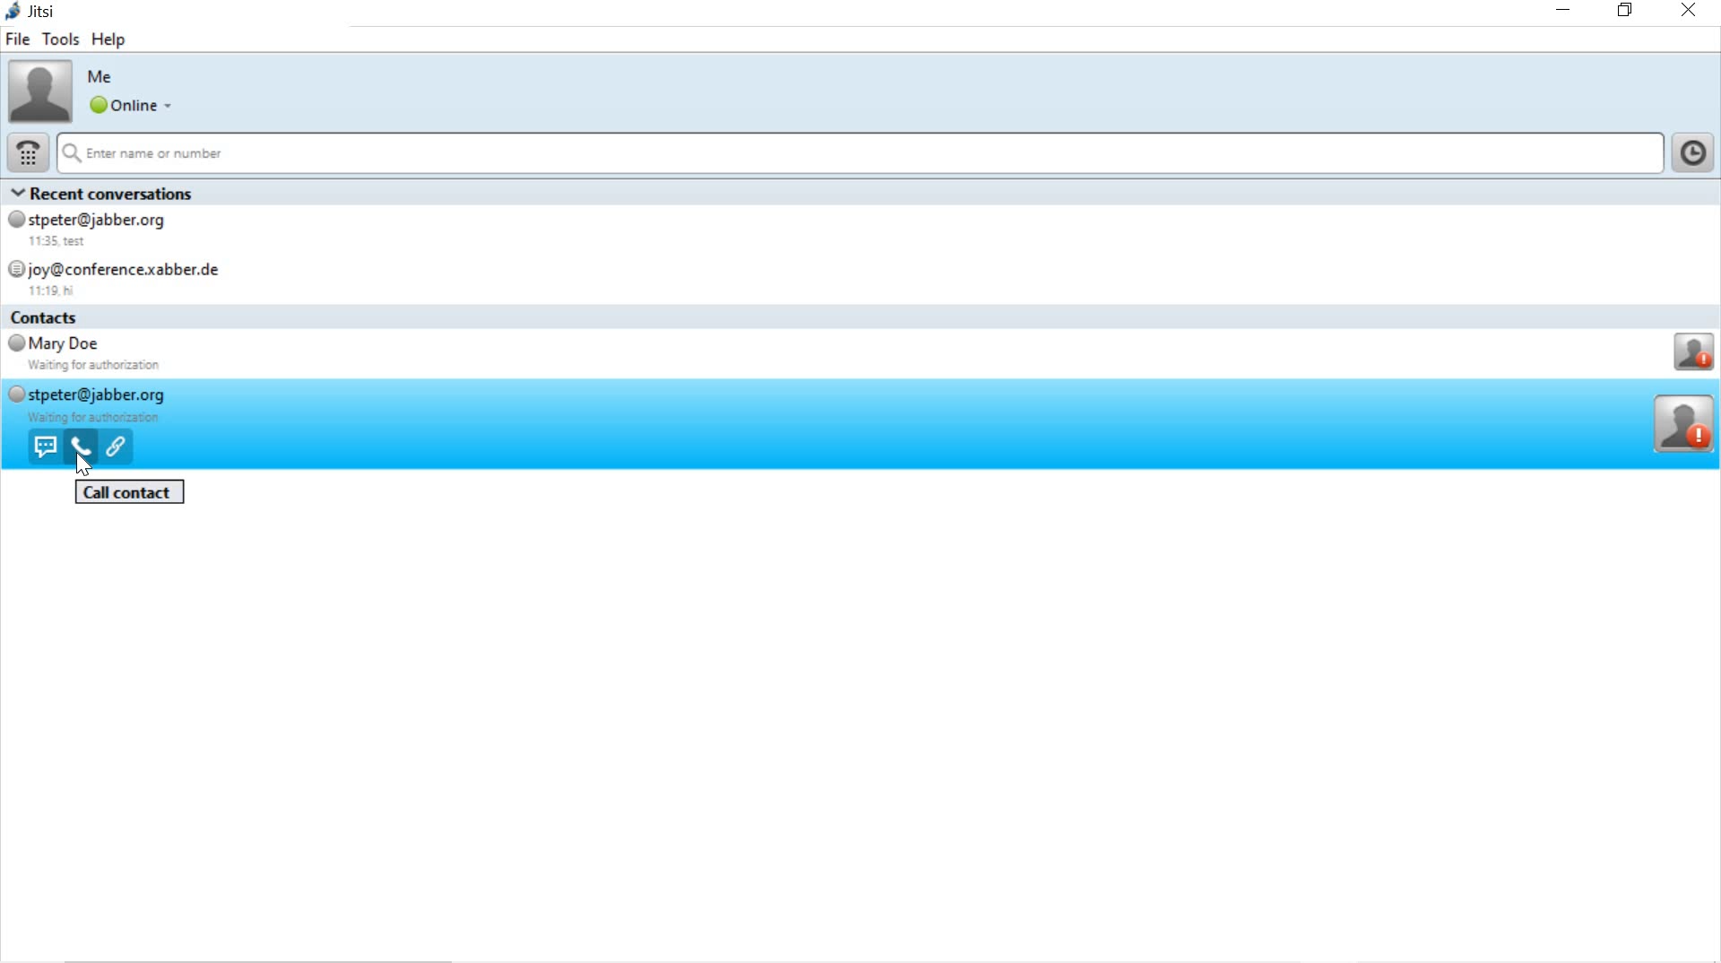 This screenshot has height=963, width=1721. I want to click on Me, so click(104, 77).